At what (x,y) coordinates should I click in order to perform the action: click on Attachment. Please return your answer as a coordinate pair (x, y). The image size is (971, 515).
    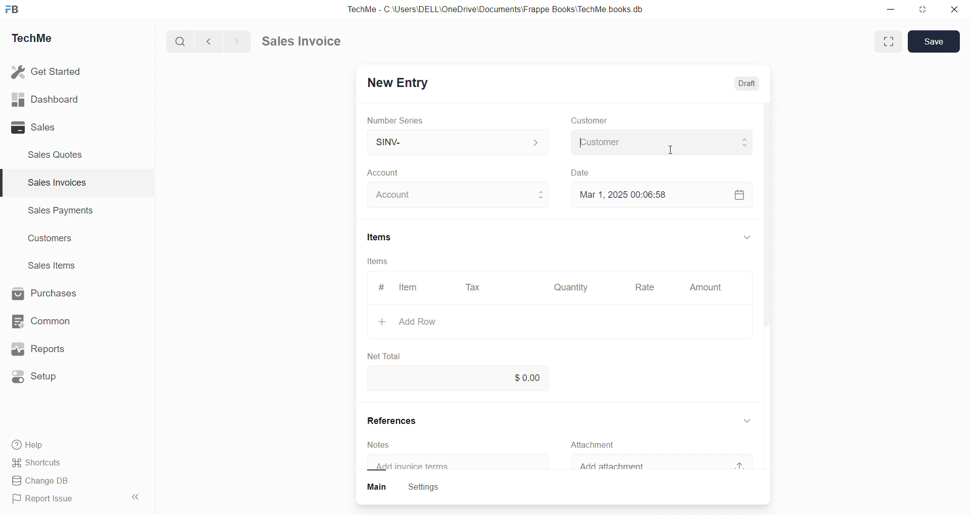
    Looking at the image, I should click on (600, 445).